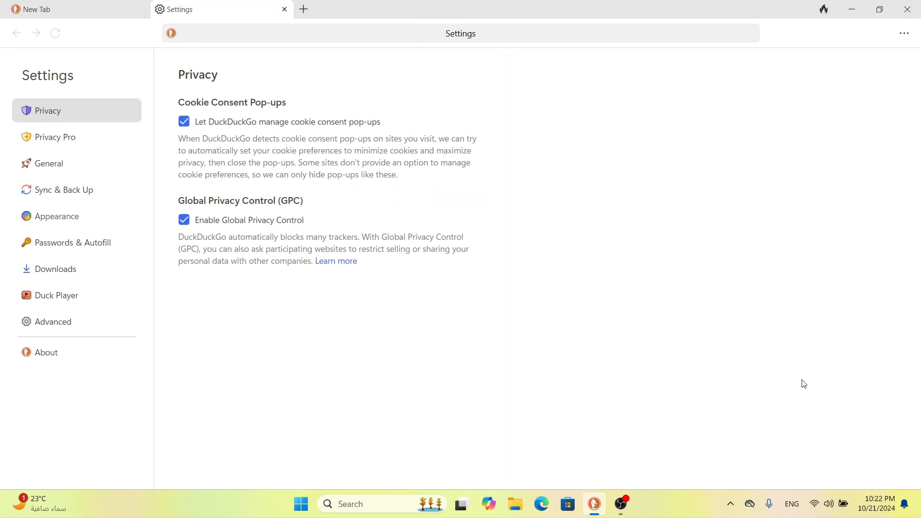 The width and height of the screenshot is (921, 518). I want to click on restore  window, so click(877, 11).